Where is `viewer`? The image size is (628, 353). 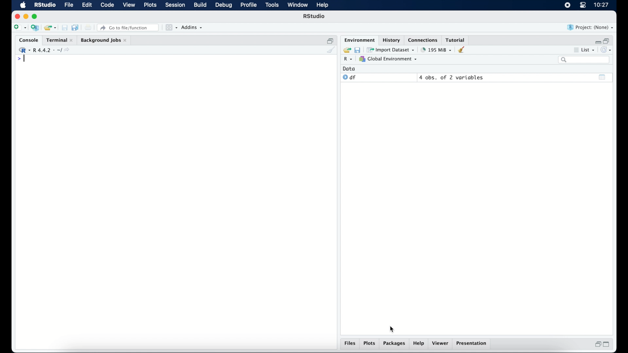
viewer is located at coordinates (442, 344).